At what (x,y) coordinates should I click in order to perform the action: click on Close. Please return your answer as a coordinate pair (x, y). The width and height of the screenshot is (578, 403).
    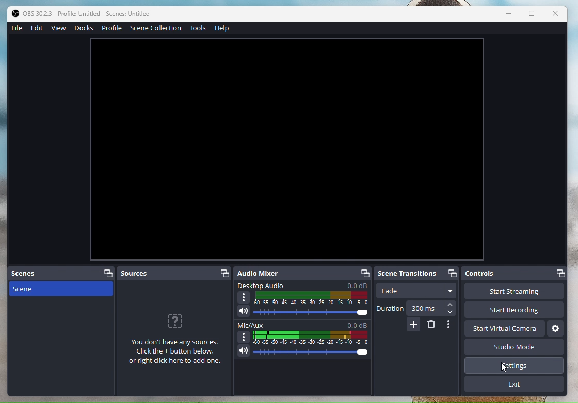
    Looking at the image, I should click on (554, 13).